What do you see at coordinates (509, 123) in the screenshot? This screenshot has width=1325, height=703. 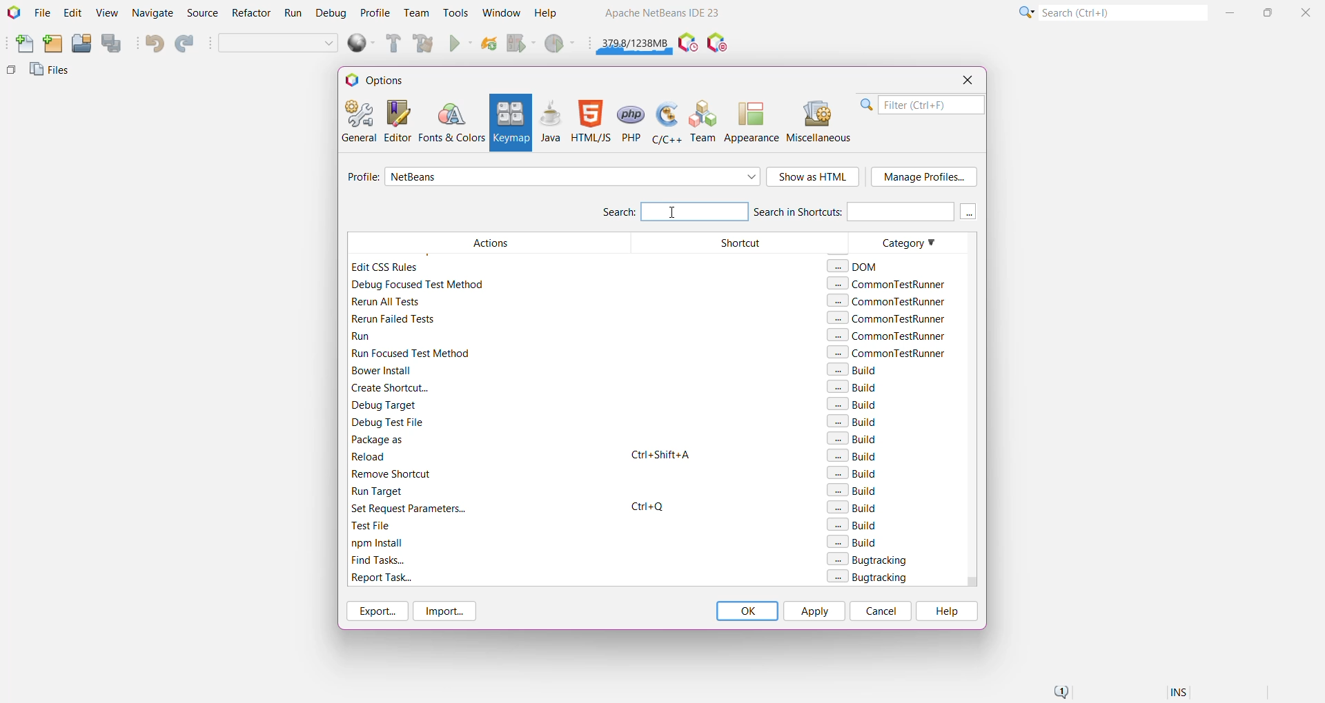 I see `Keymap` at bounding box center [509, 123].